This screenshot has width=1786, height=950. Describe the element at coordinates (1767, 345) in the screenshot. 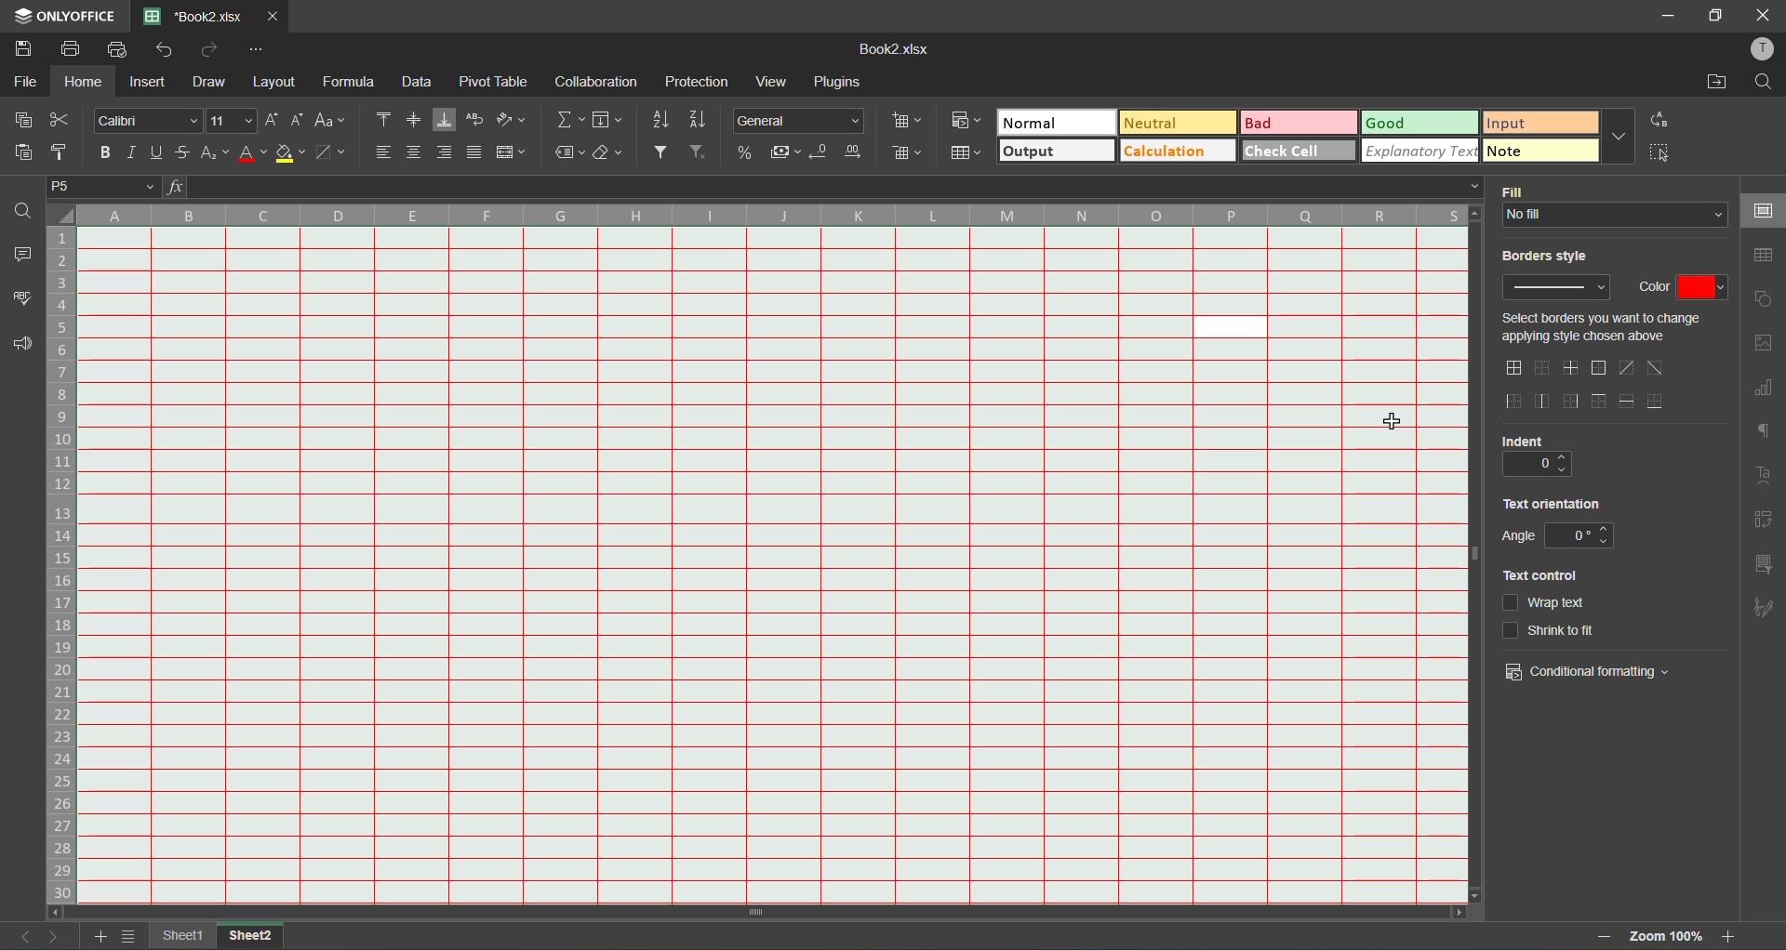

I see `images` at that location.